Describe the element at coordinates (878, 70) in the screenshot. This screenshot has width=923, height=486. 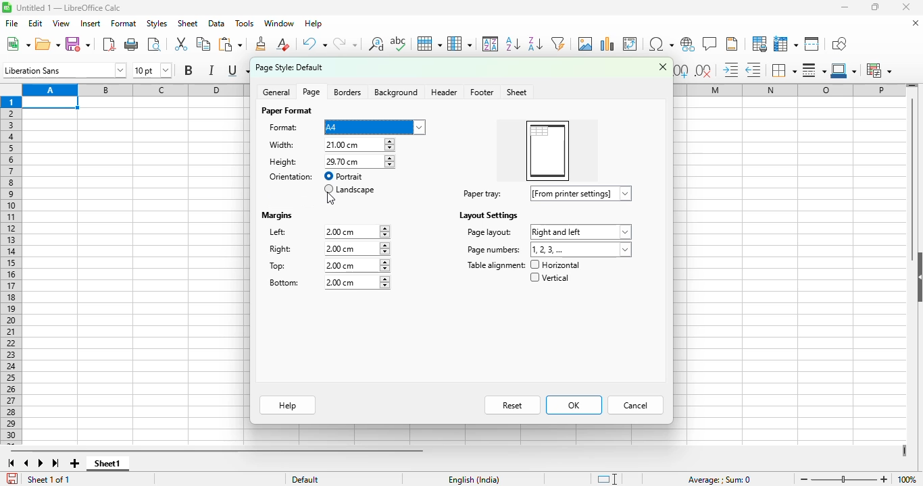
I see `conditional` at that location.